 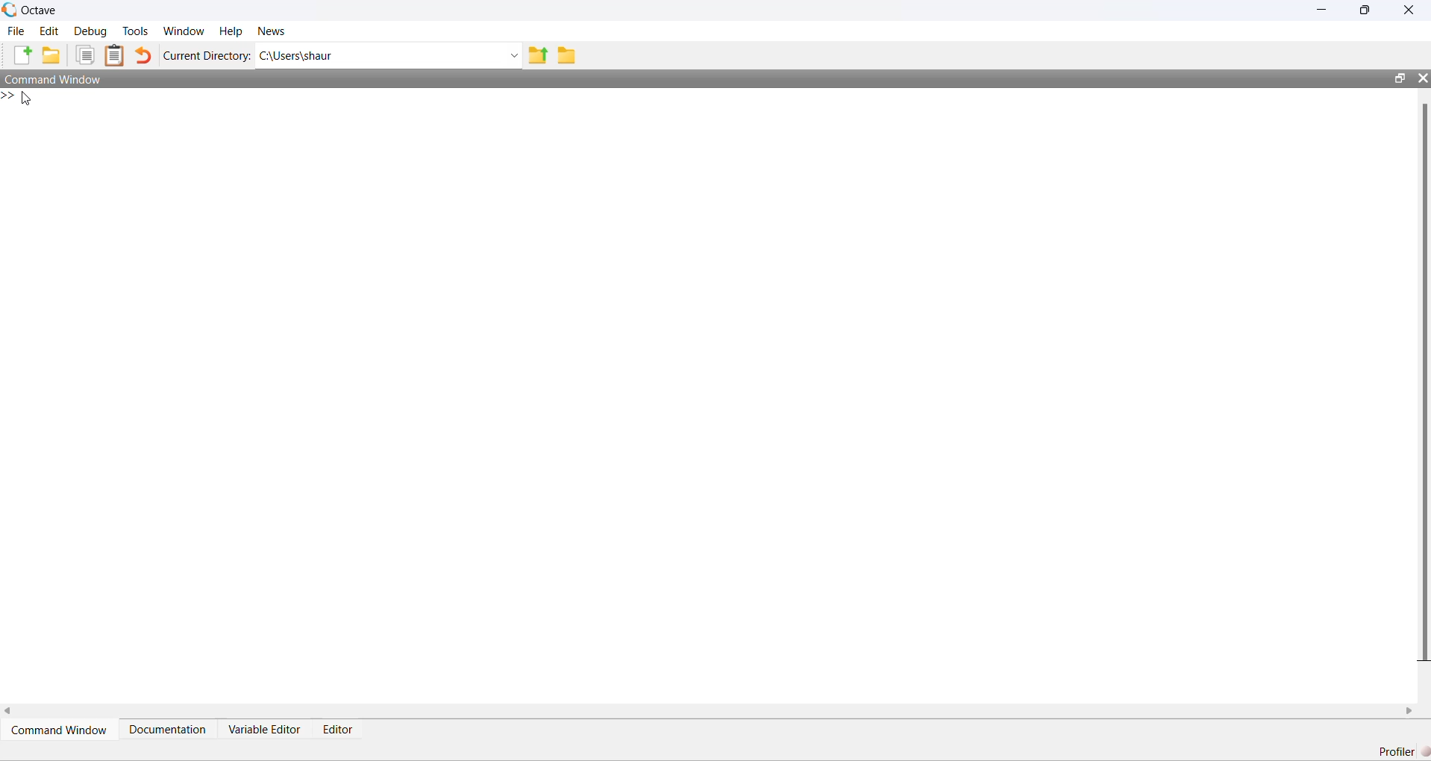 What do you see at coordinates (538, 55) in the screenshot?
I see `share folder` at bounding box center [538, 55].